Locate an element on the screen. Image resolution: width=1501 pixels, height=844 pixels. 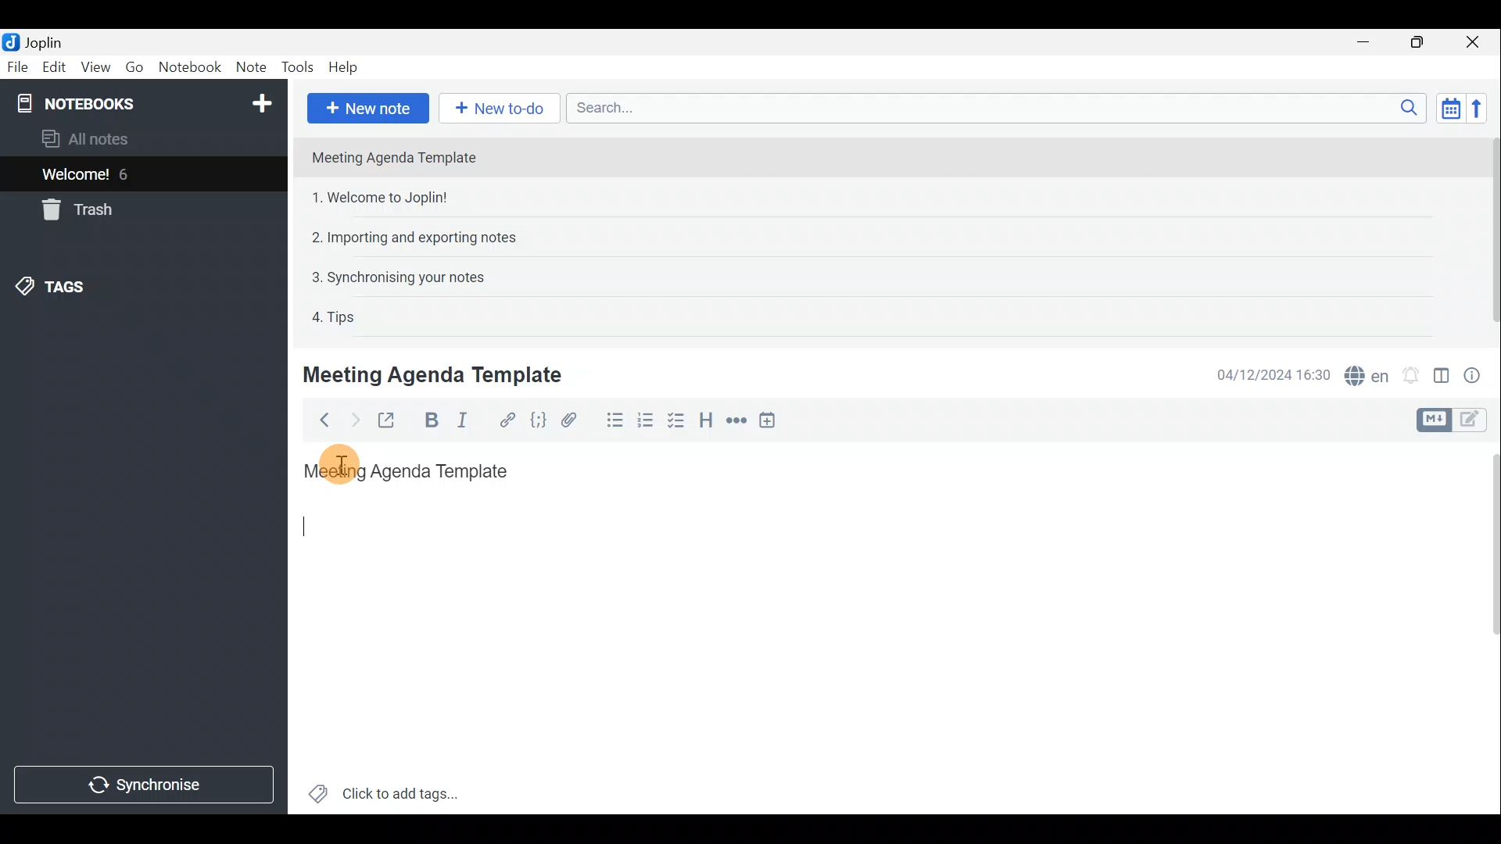
All notes is located at coordinates (111, 138).